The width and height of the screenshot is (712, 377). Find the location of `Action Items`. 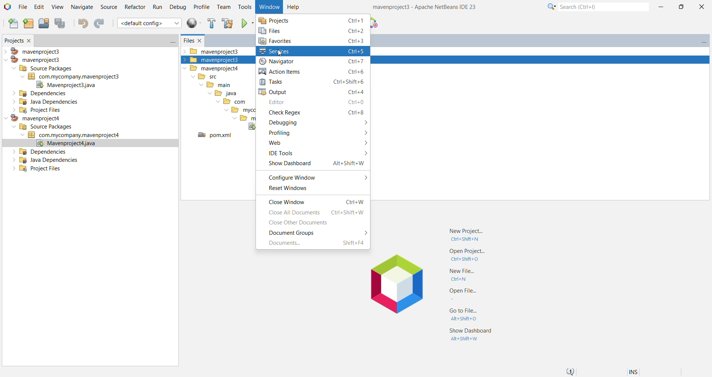

Action Items is located at coordinates (312, 71).